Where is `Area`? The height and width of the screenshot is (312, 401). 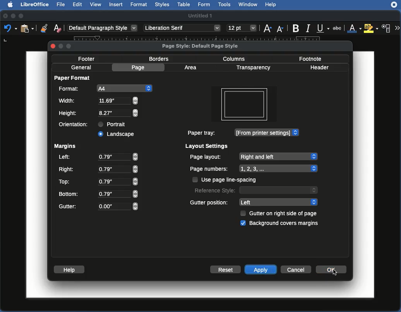 Area is located at coordinates (192, 67).